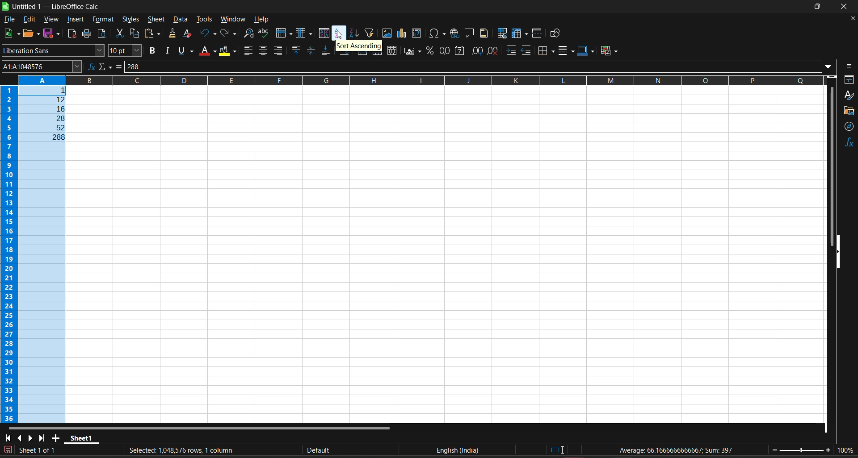  I want to click on show draw function, so click(557, 33).